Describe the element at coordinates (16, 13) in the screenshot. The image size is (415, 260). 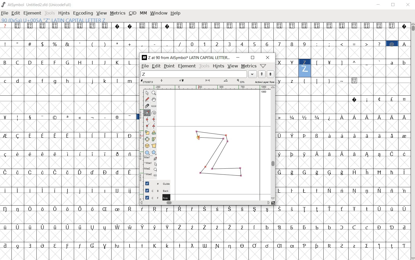
I see `edit` at that location.